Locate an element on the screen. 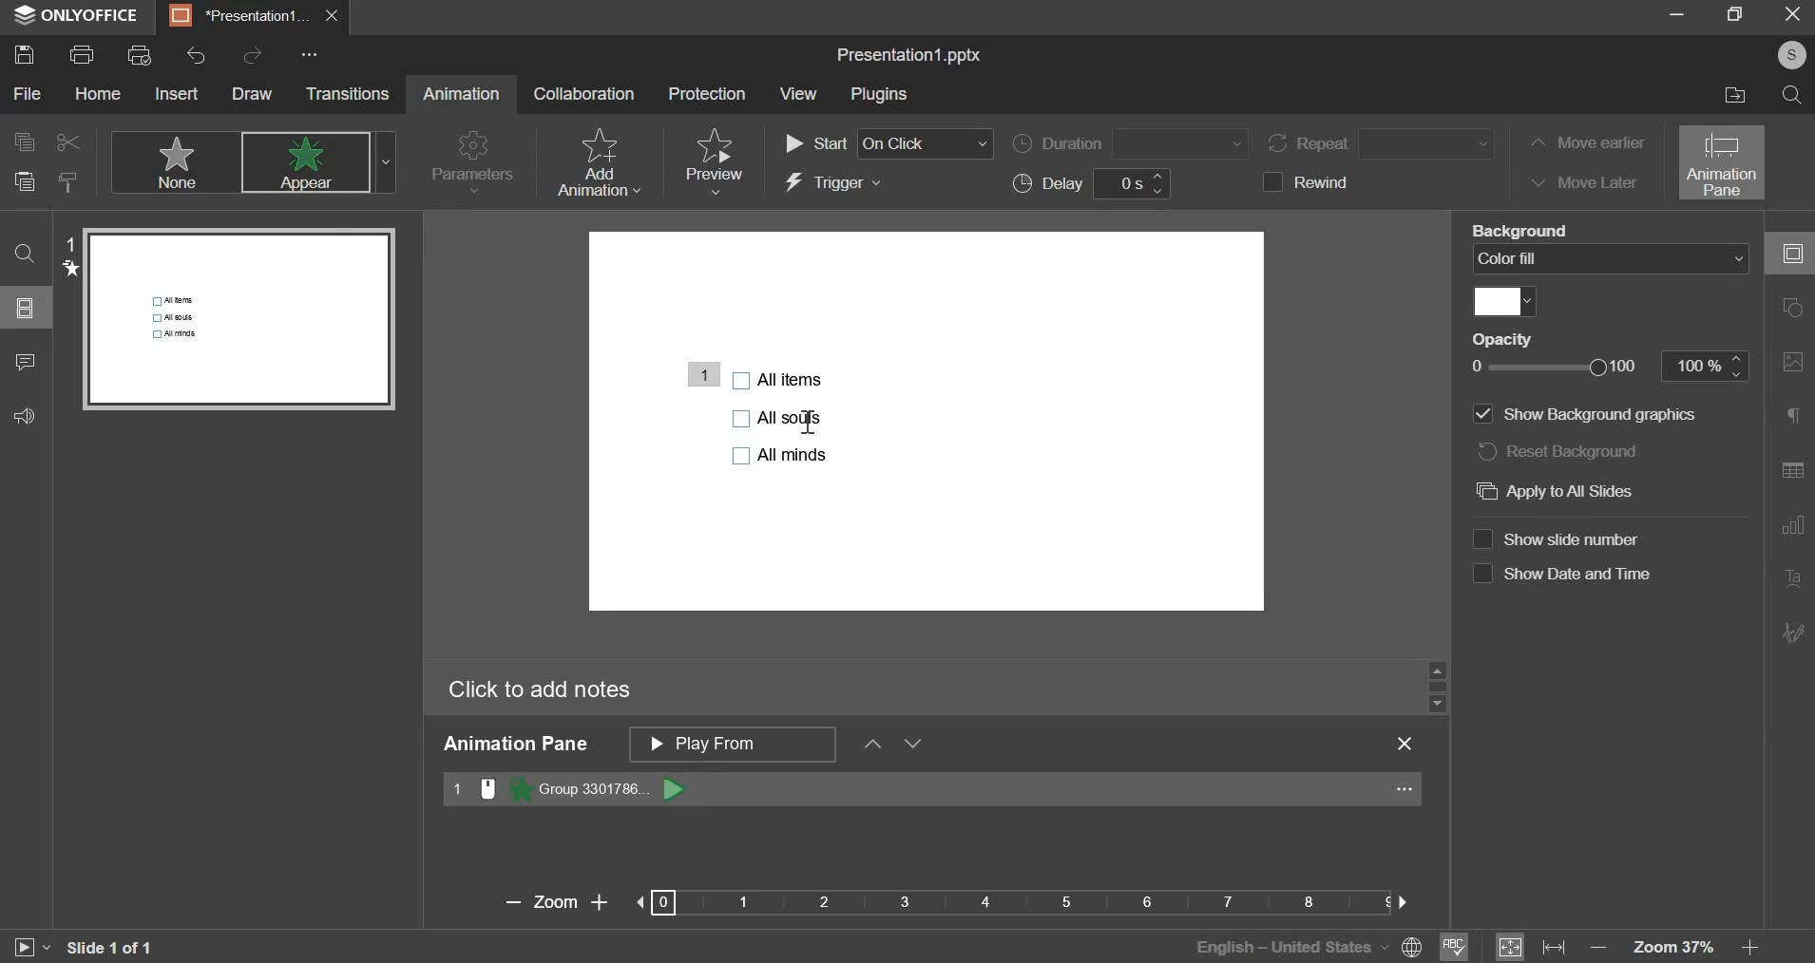 The width and height of the screenshot is (1815, 963). exit is located at coordinates (331, 15).